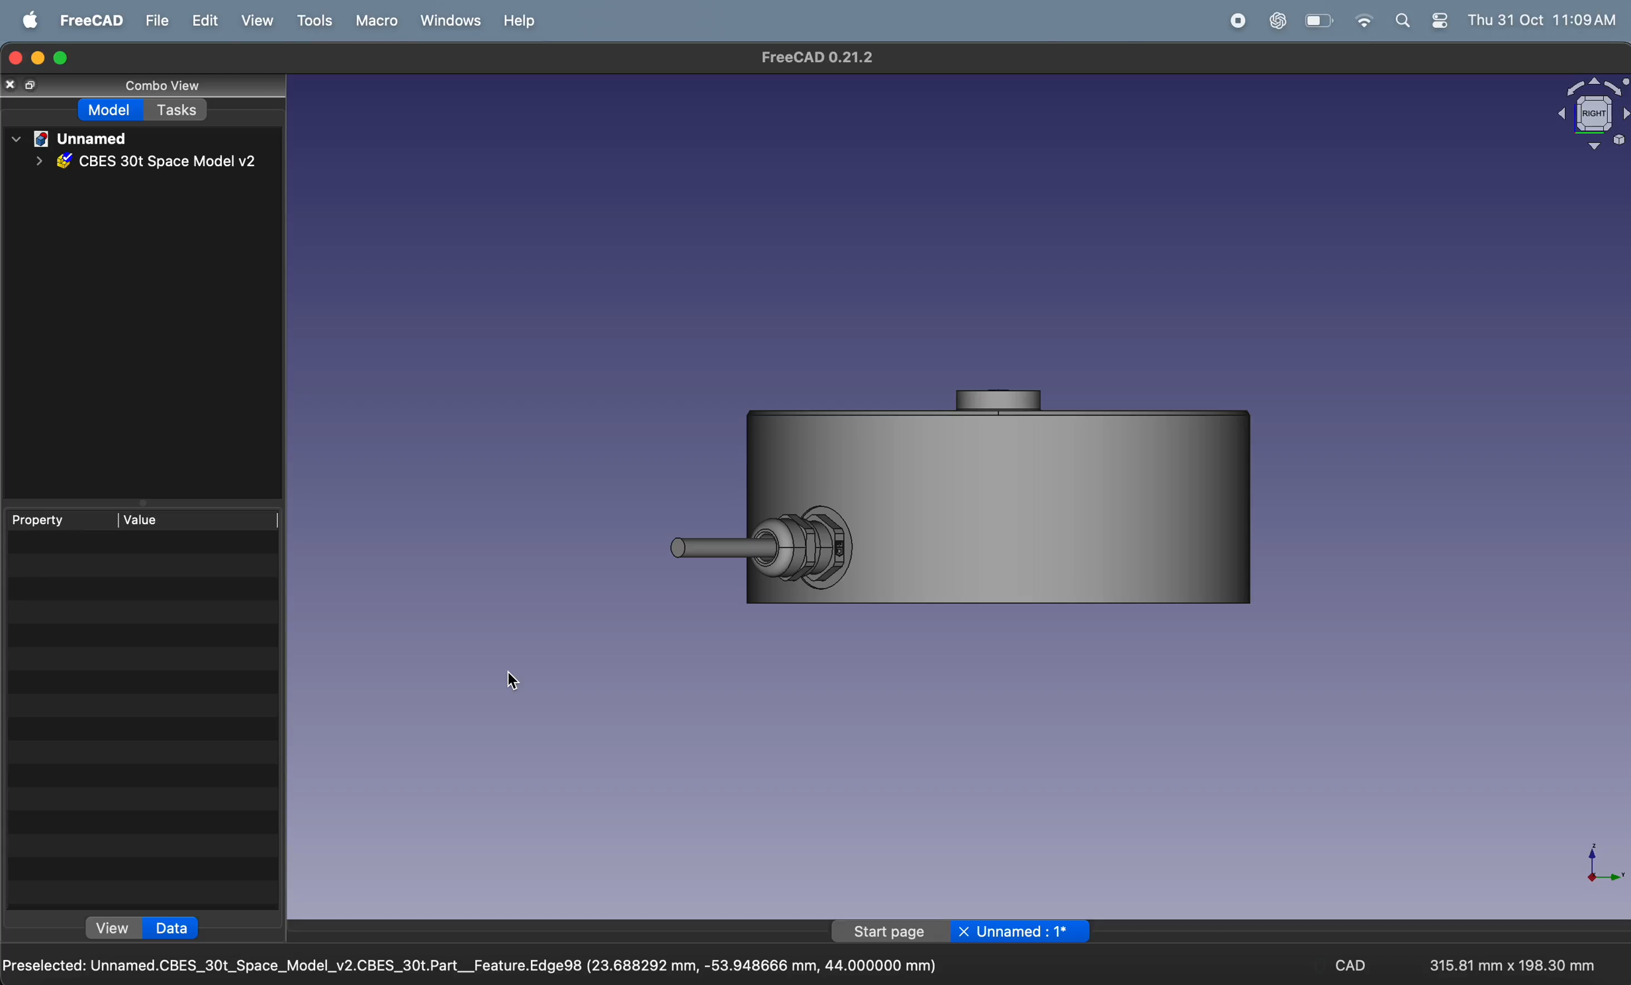 Image resolution: width=1631 pixels, height=985 pixels. What do you see at coordinates (1235, 21) in the screenshot?
I see `record` at bounding box center [1235, 21].